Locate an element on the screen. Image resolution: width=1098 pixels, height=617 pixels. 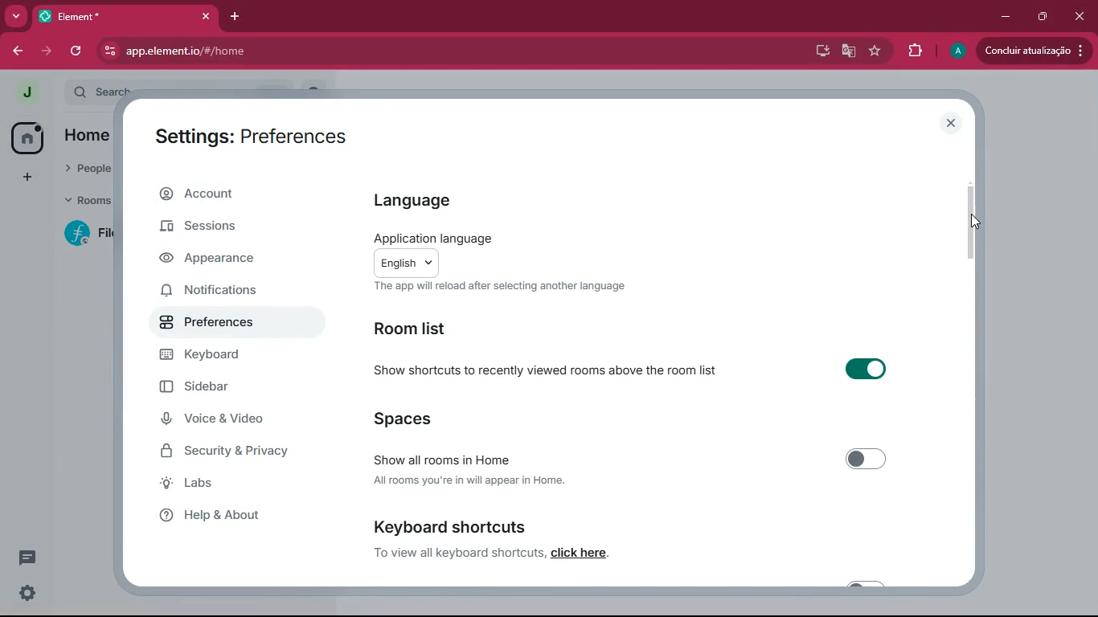
keyboard shortcut is located at coordinates (493, 525).